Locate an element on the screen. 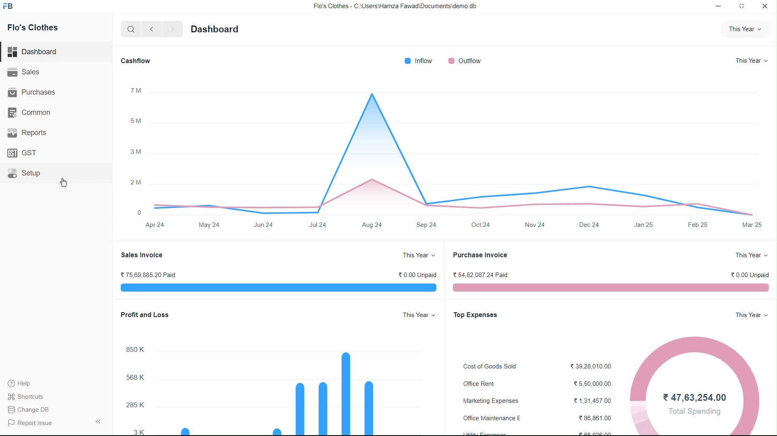 Image resolution: width=777 pixels, height=436 pixels. Change DB is located at coordinates (31, 410).